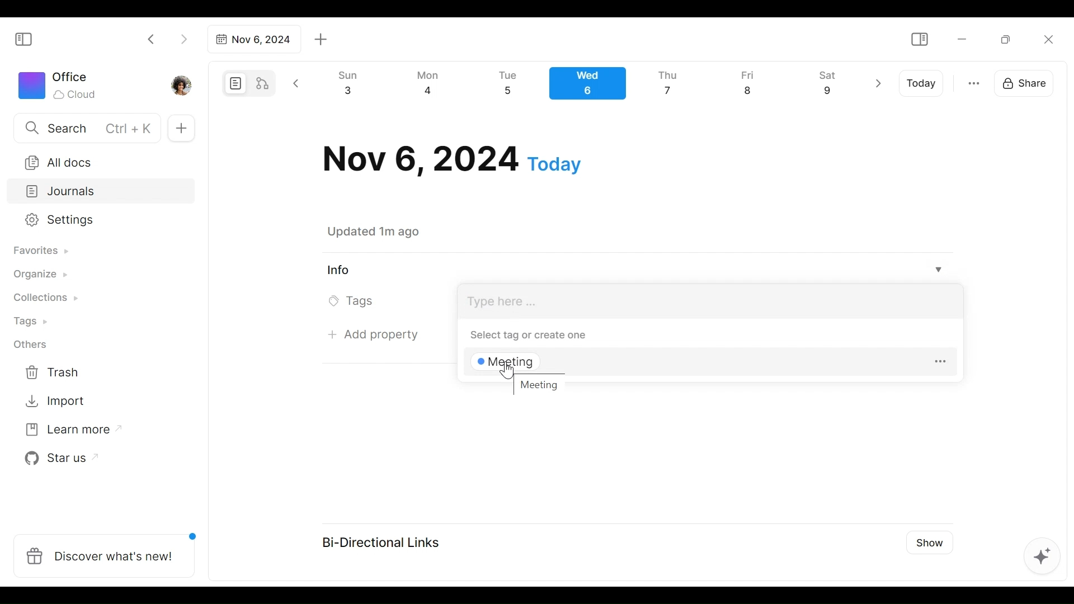  What do you see at coordinates (234, 83) in the screenshot?
I see `Page mode` at bounding box center [234, 83].